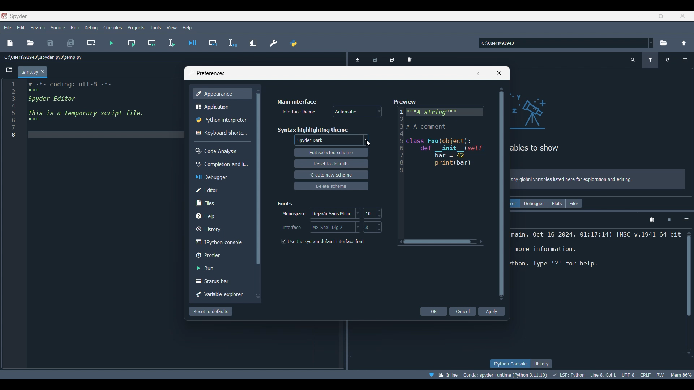 Image resolution: width=694 pixels, height=390 pixels. I want to click on Projects menu, so click(136, 27).